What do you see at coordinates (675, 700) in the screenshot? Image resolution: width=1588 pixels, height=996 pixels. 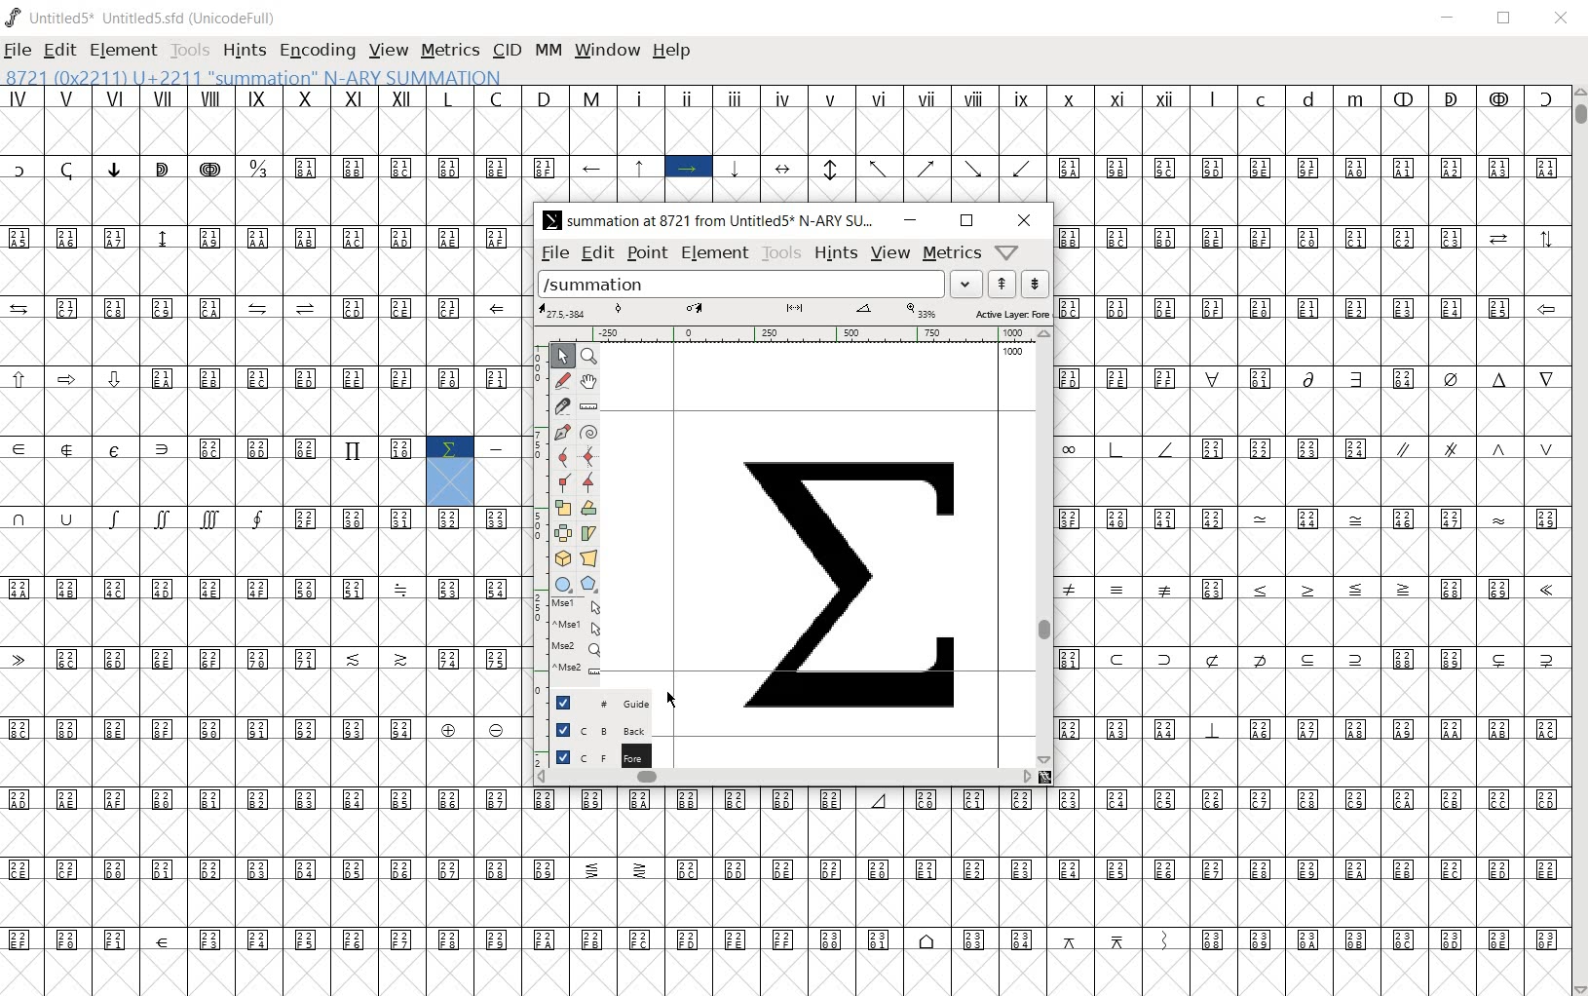 I see `CURSOR` at bounding box center [675, 700].